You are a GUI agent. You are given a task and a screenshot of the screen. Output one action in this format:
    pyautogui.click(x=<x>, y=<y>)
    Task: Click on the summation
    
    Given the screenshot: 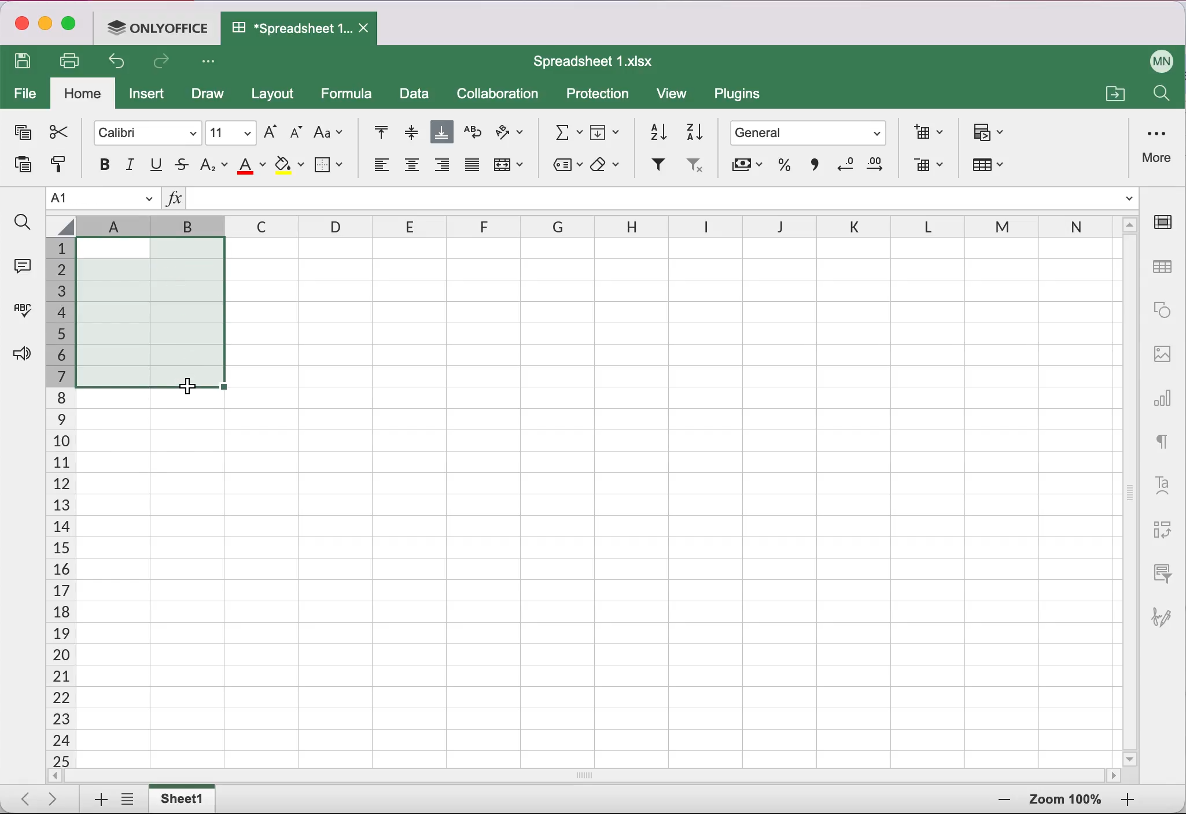 What is the action you would take?
    pyautogui.click(x=563, y=131)
    